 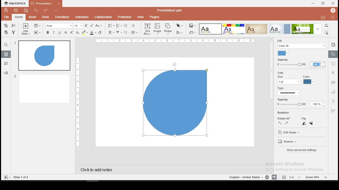 I want to click on slide settings, so click(x=333, y=45).